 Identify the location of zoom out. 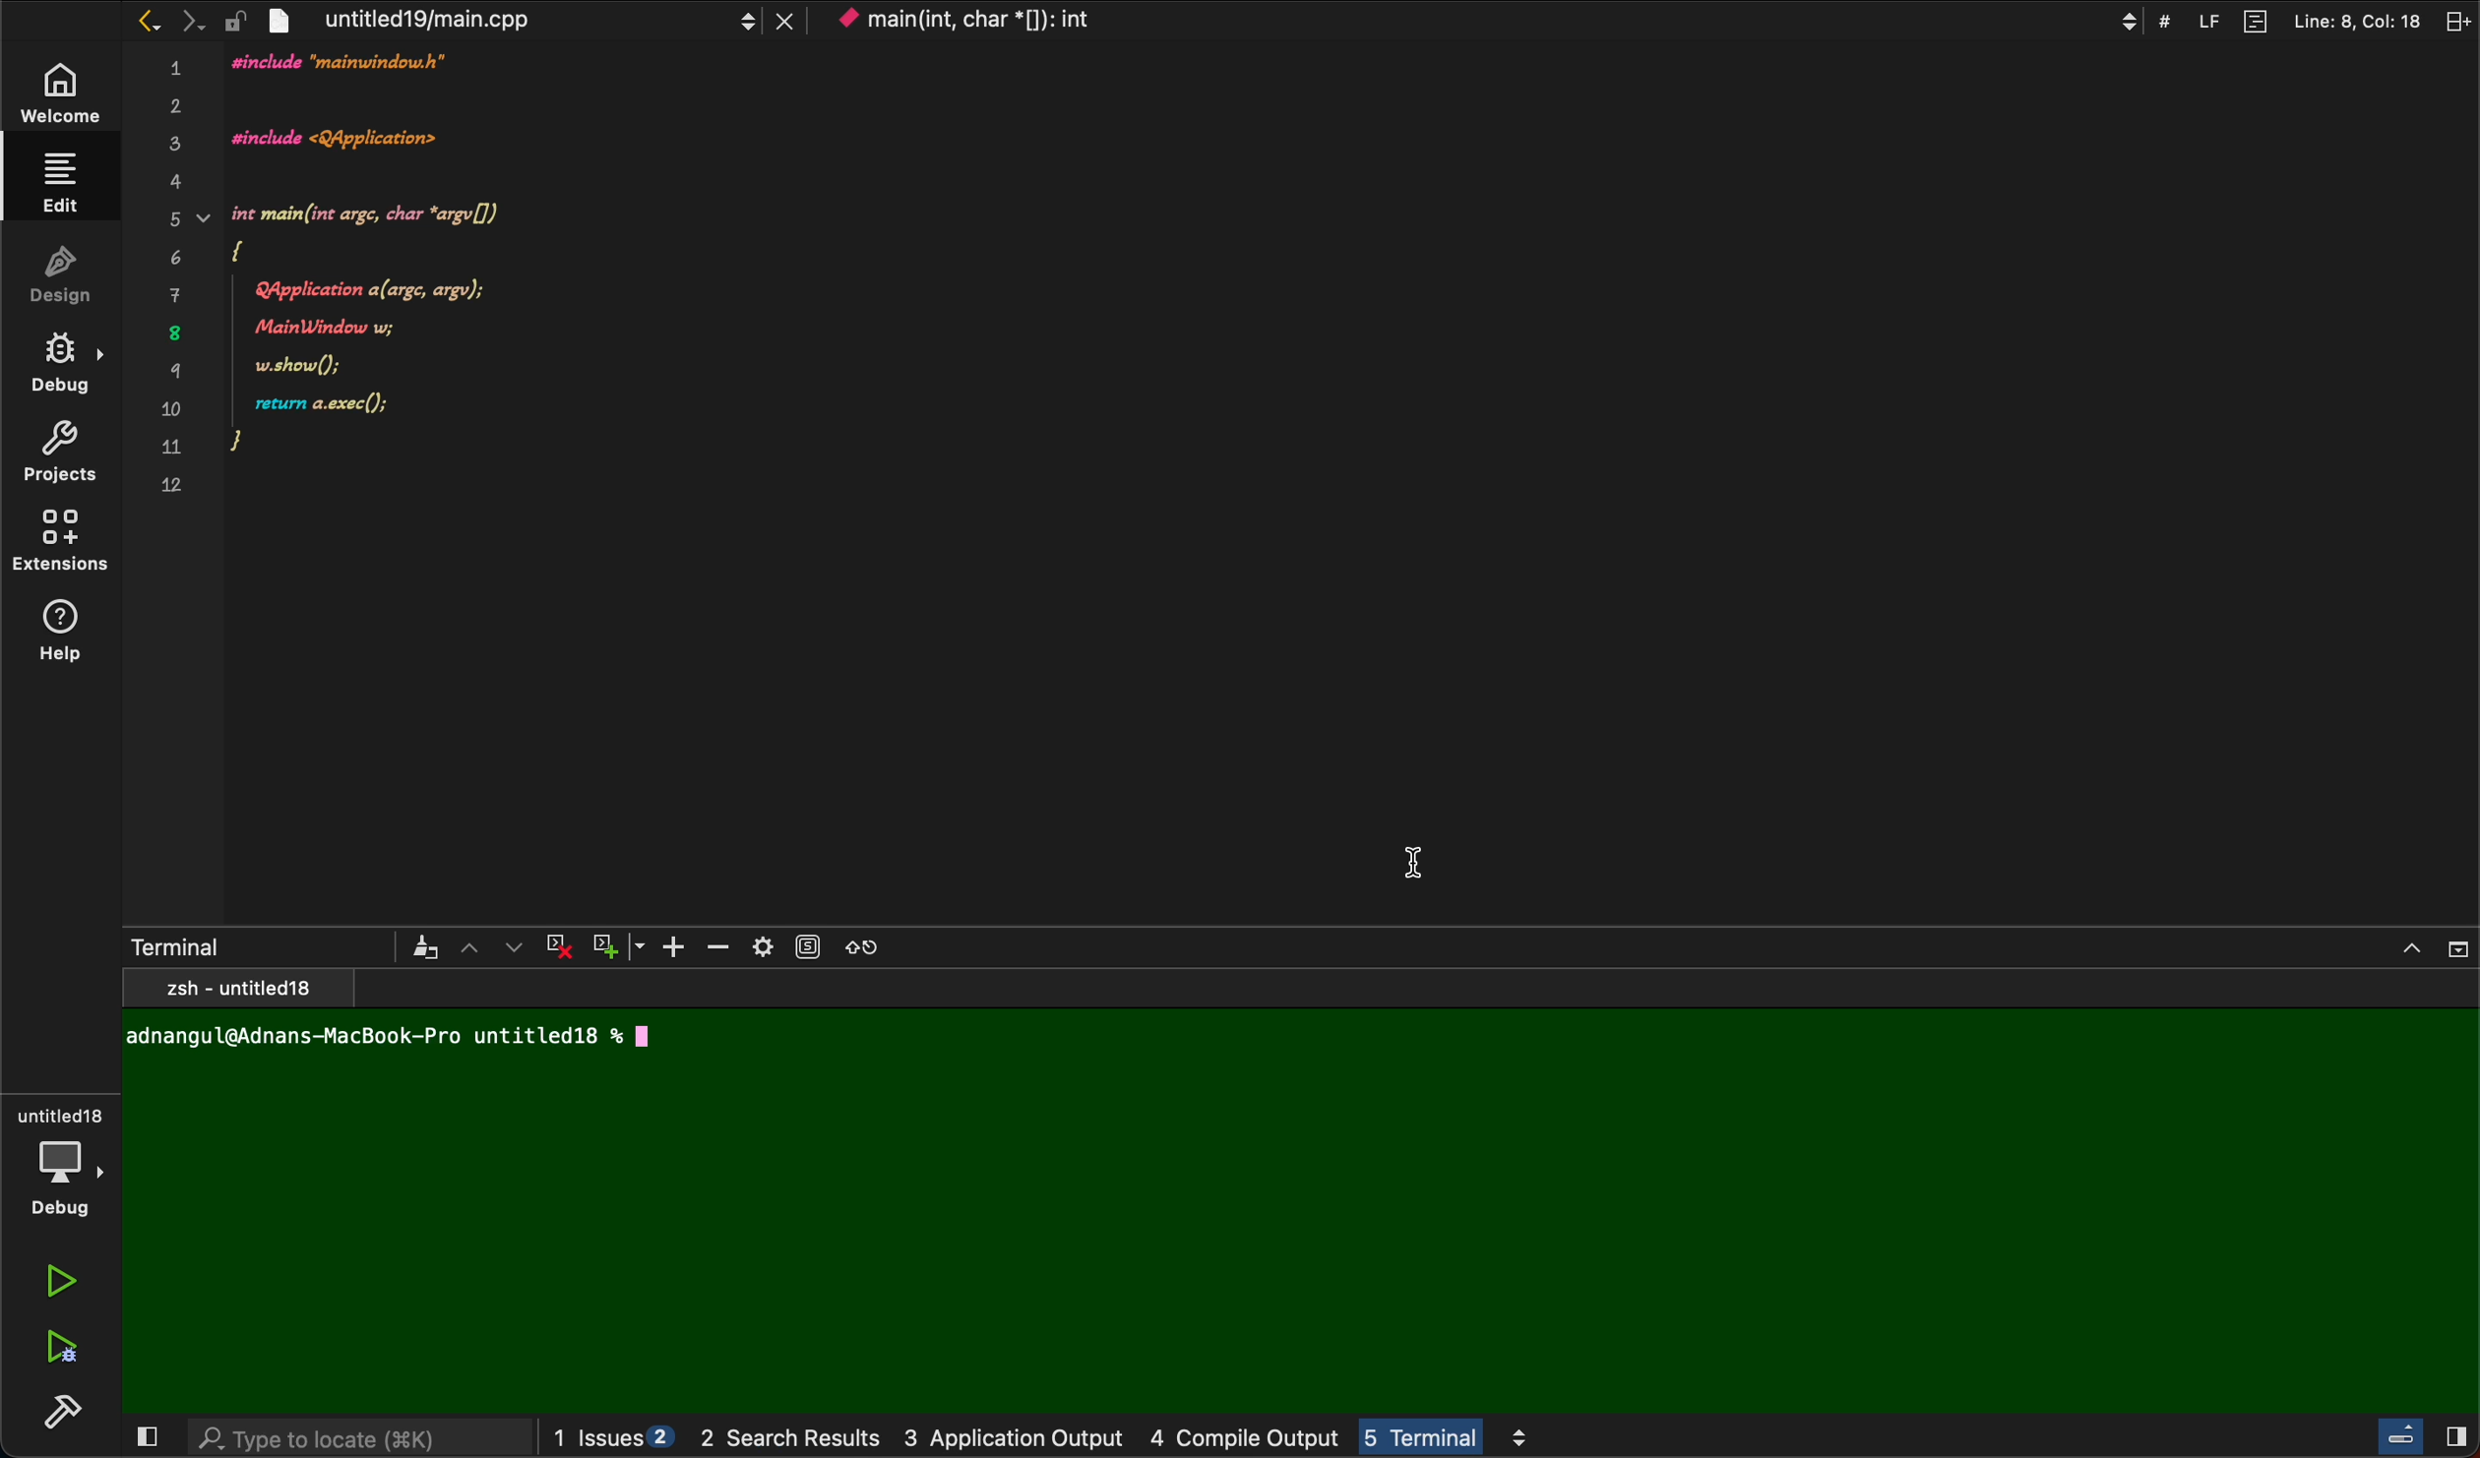
(712, 946).